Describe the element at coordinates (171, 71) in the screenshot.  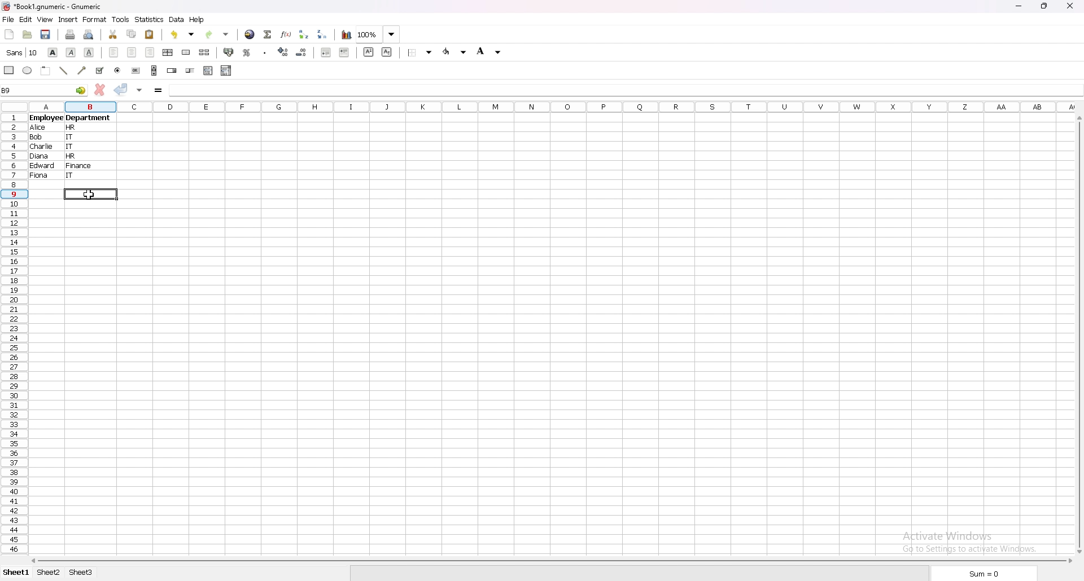
I see `spin button` at that location.